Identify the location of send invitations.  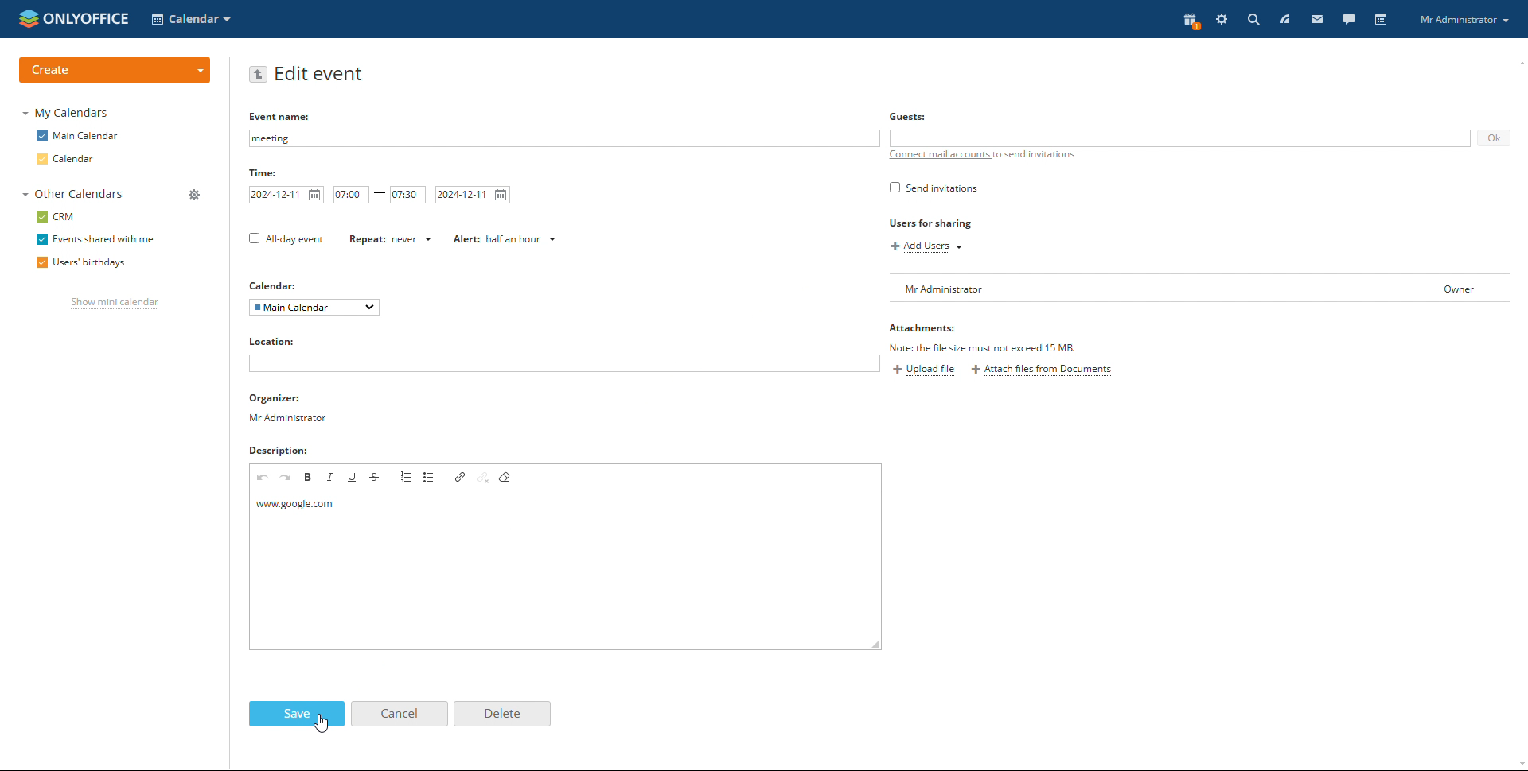
(934, 188).